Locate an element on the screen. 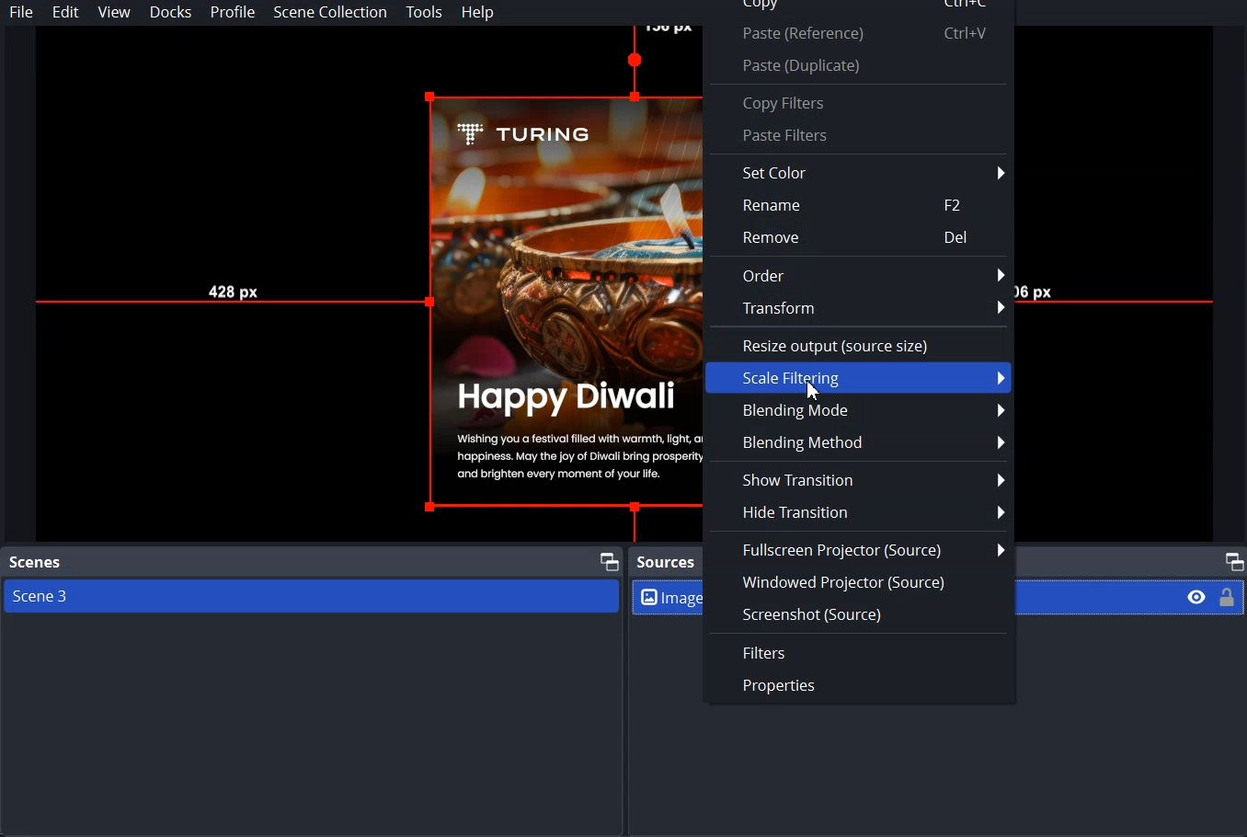  Edit is located at coordinates (65, 13).